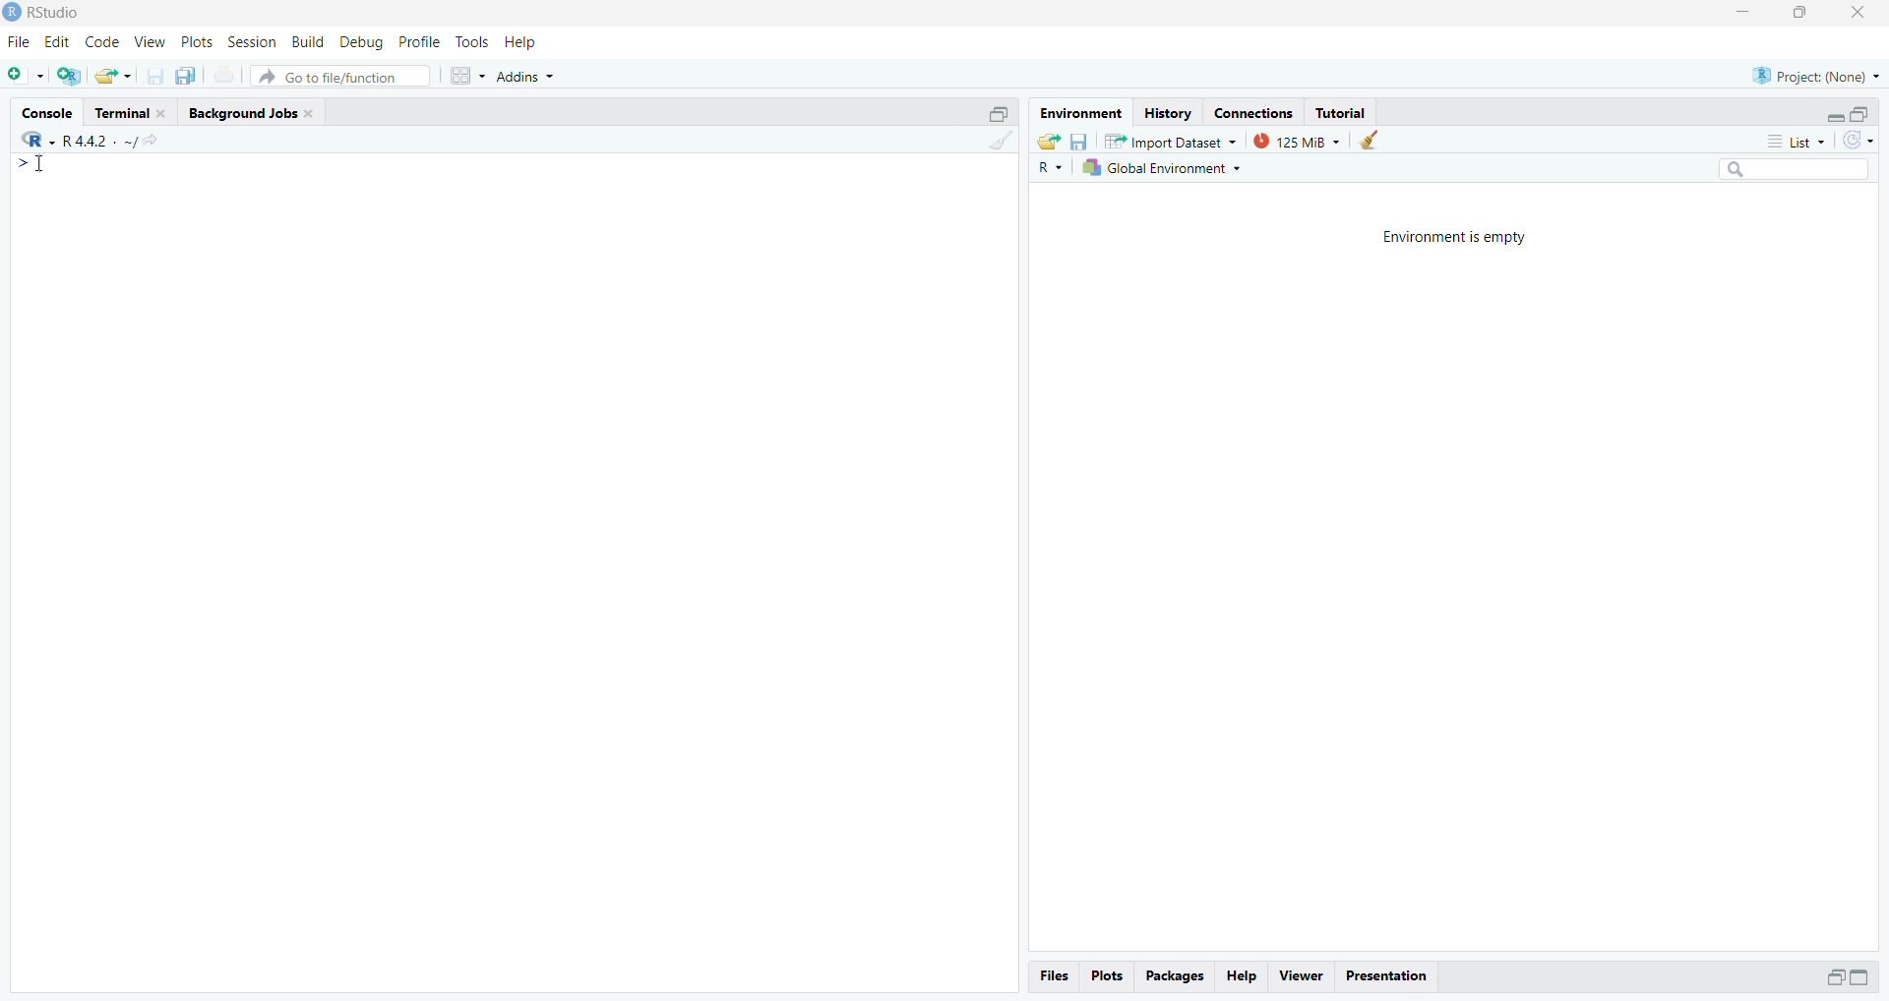  Describe the element at coordinates (1385, 976) in the screenshot. I see `Presentation` at that location.